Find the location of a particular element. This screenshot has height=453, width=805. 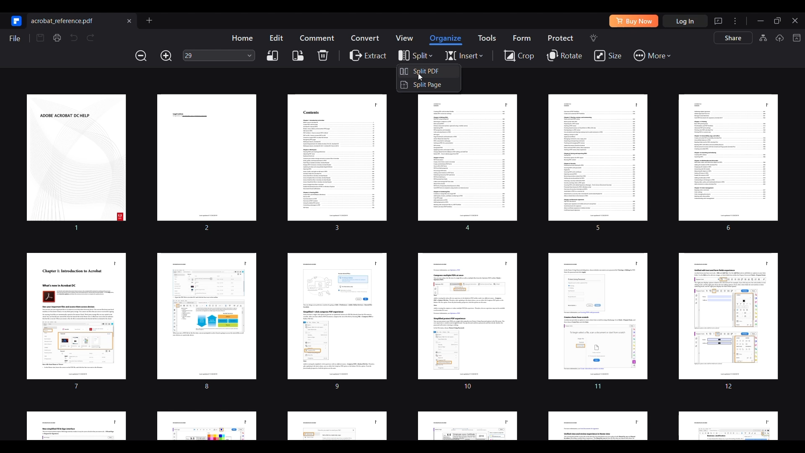

Print is located at coordinates (57, 38).